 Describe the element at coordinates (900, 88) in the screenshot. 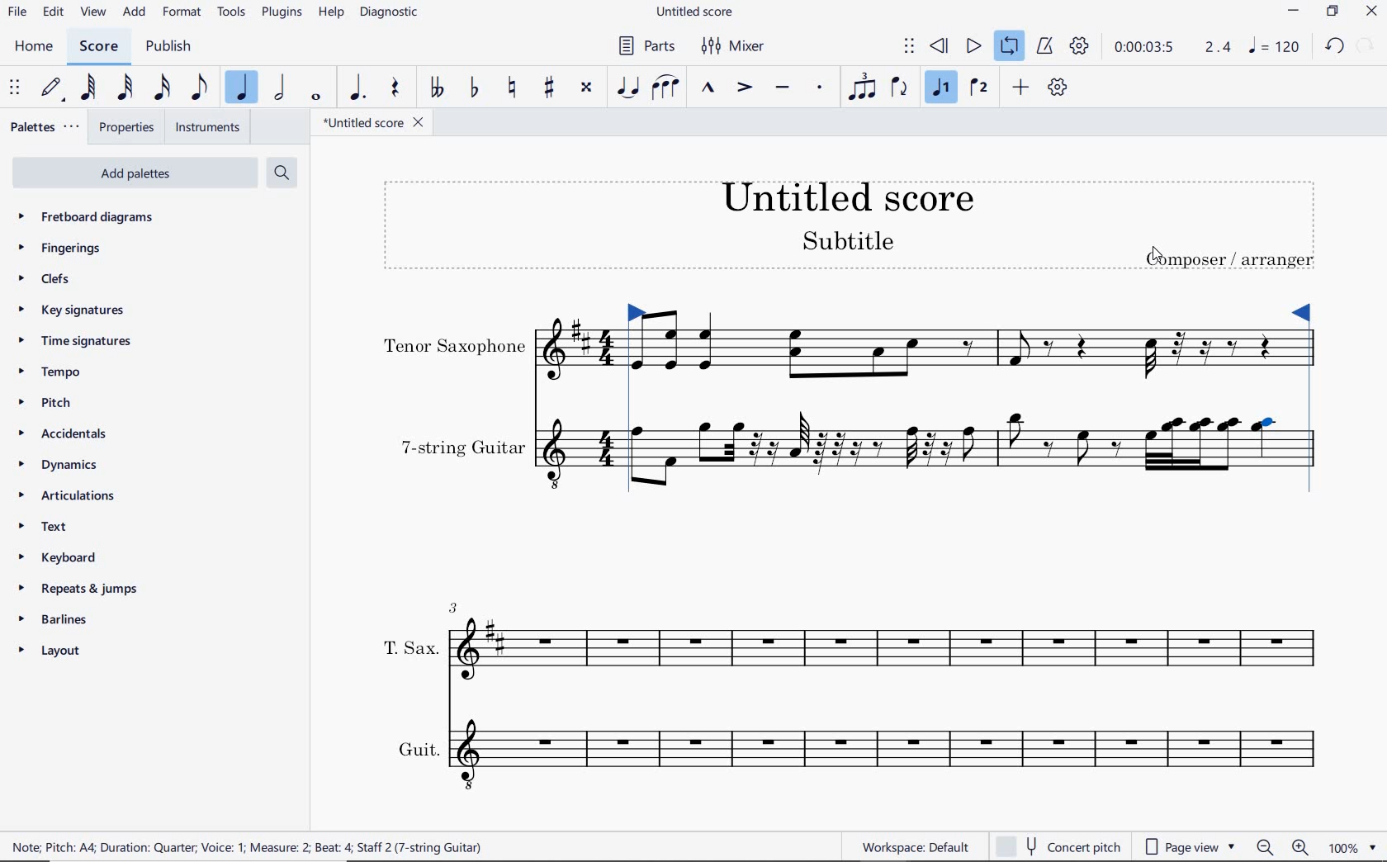

I see `FLIP DIRECTION` at that location.